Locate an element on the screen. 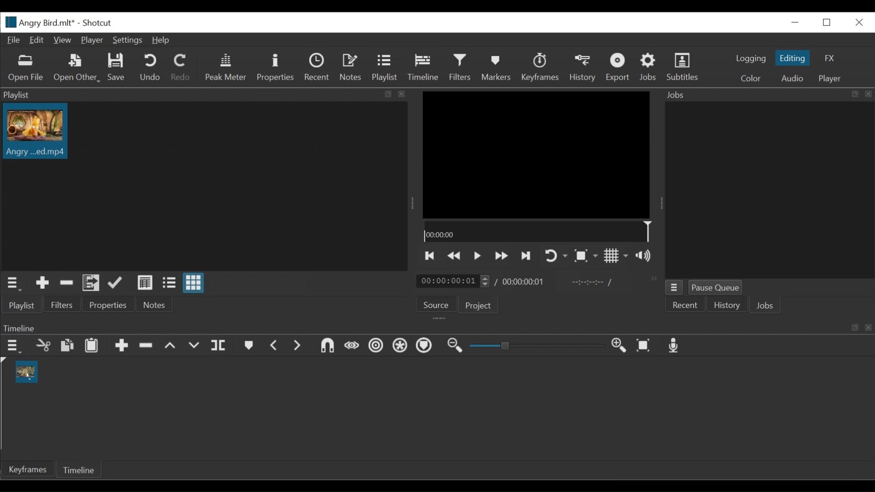 Image resolution: width=875 pixels, height=492 pixels. Append is located at coordinates (121, 345).